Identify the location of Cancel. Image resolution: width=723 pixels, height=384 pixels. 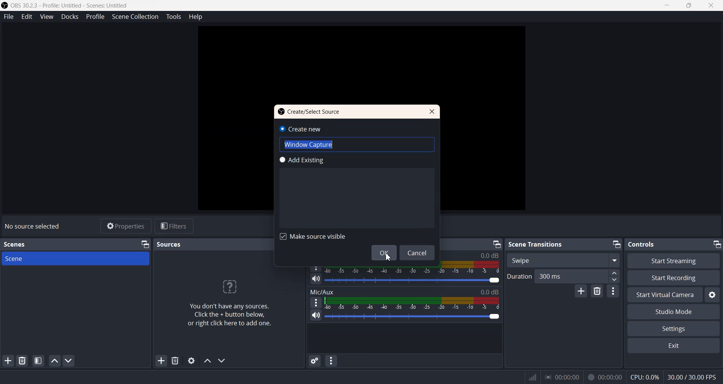
(418, 253).